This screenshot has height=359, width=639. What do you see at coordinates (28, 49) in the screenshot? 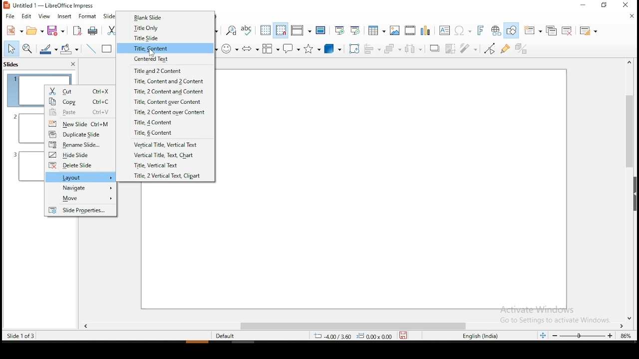
I see `zoom and pan` at bounding box center [28, 49].